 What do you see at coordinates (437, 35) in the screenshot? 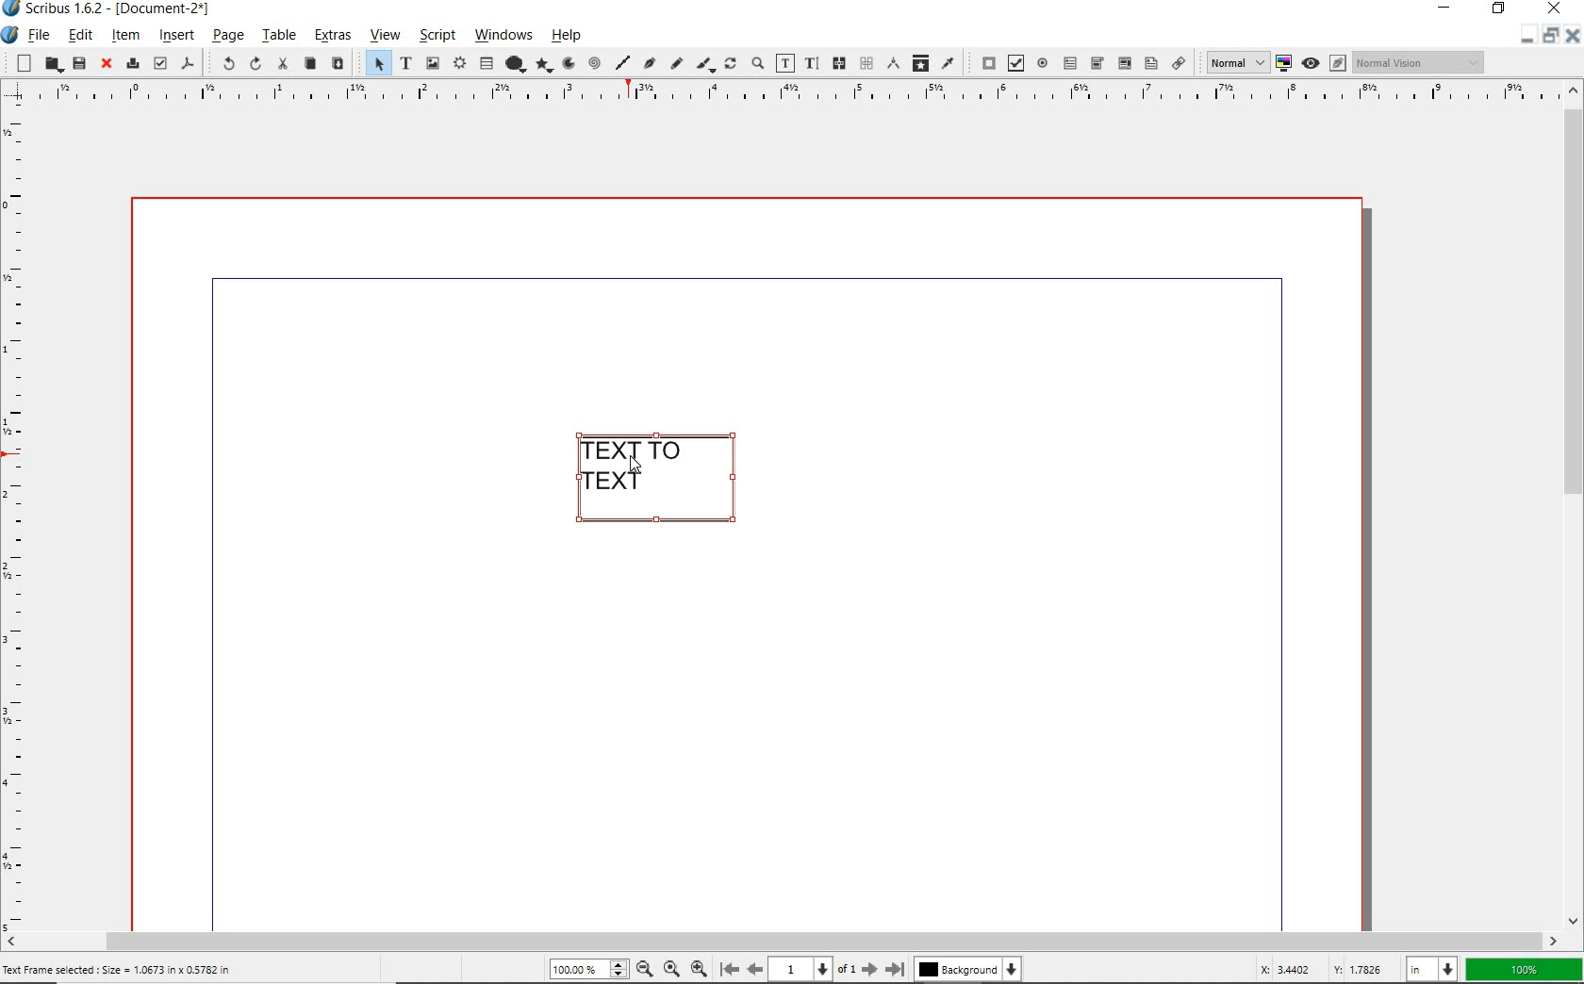
I see `script` at bounding box center [437, 35].